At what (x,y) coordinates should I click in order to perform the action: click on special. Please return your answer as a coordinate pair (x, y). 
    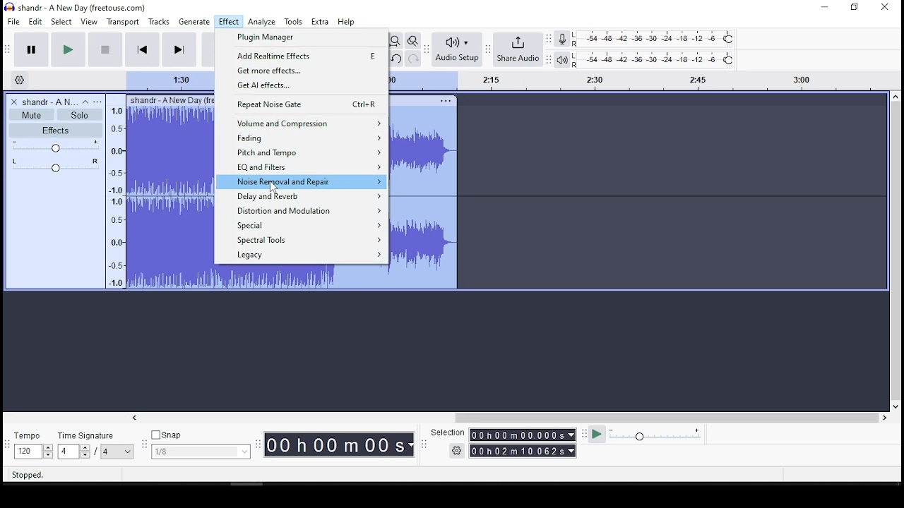
    Looking at the image, I should click on (303, 225).